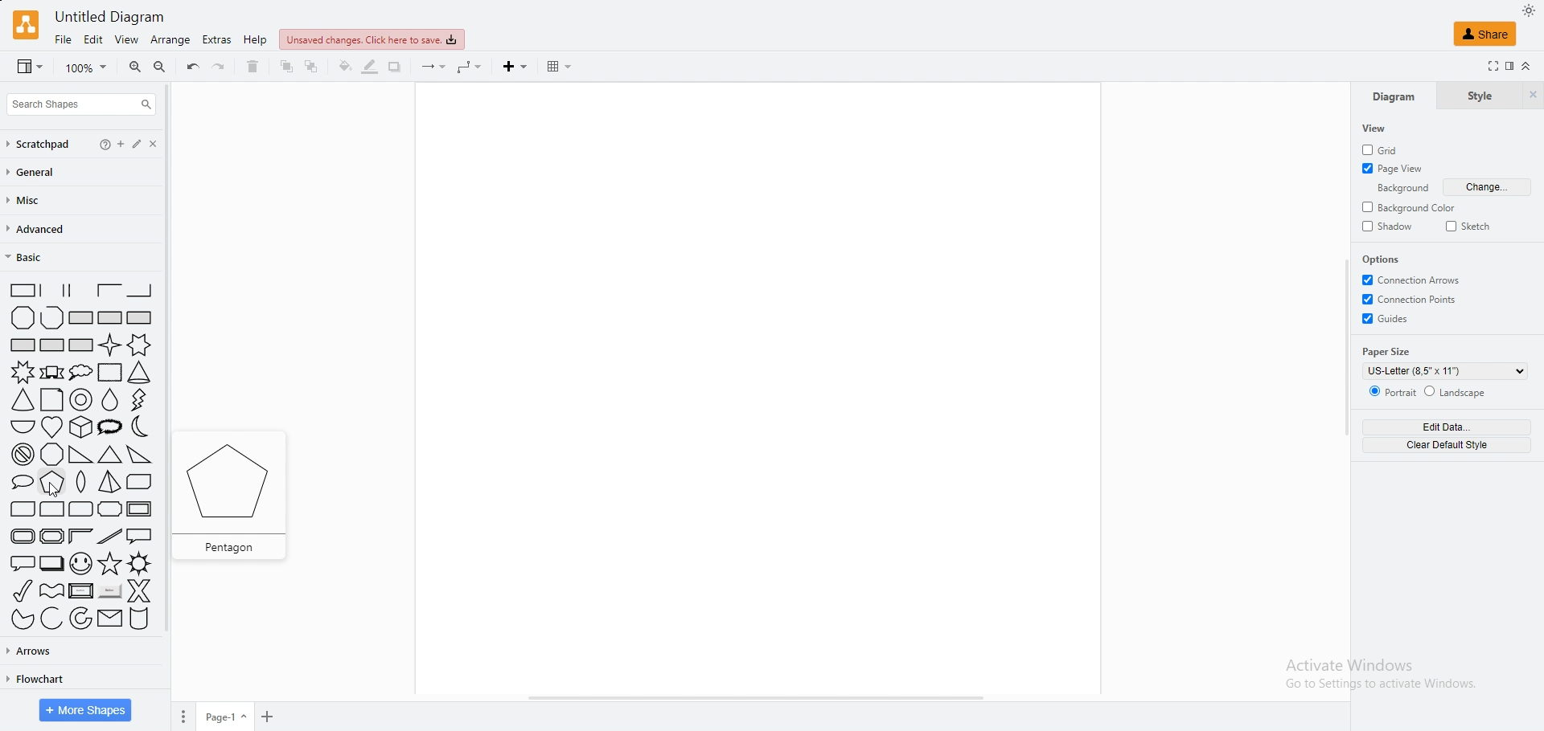  What do you see at coordinates (51, 563) in the screenshot?
I see `layered rectangle` at bounding box center [51, 563].